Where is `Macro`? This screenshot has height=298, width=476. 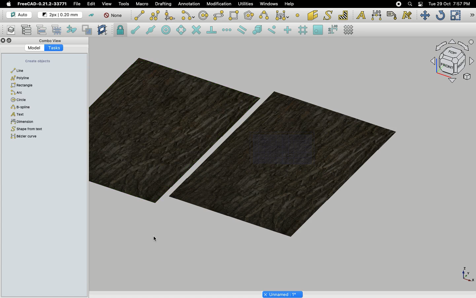 Macro is located at coordinates (142, 4).